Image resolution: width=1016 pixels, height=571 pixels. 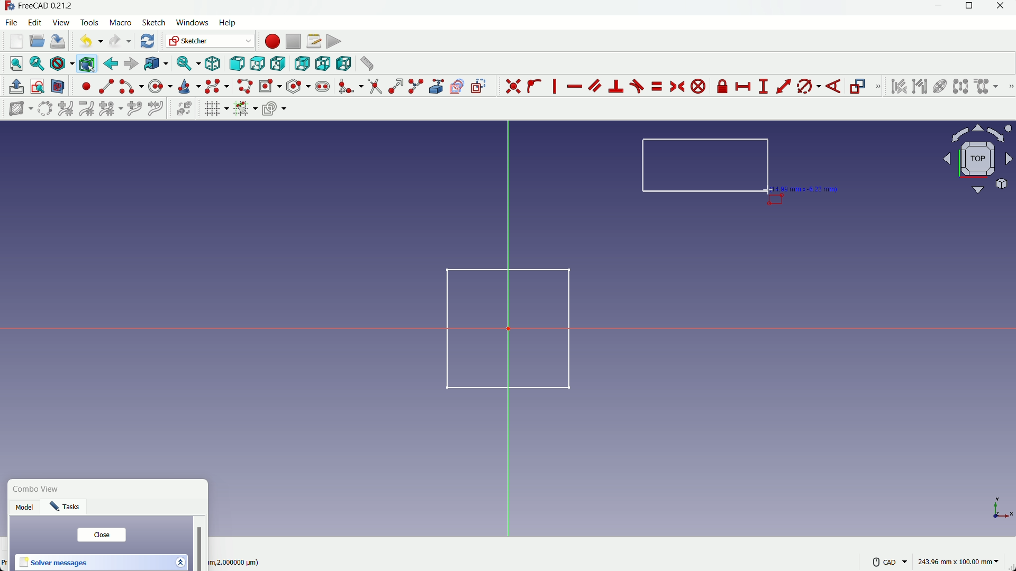 What do you see at coordinates (334, 41) in the screenshot?
I see `execute macros` at bounding box center [334, 41].